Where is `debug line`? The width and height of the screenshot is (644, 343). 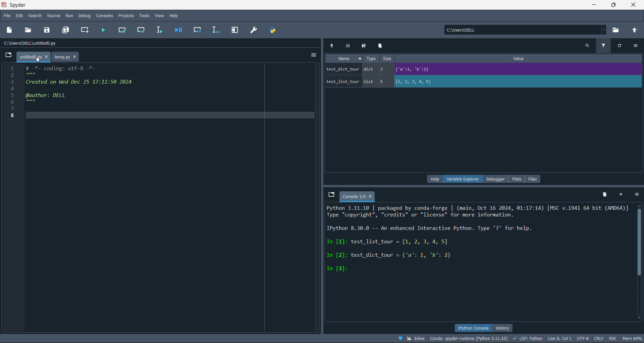 debug line is located at coordinates (214, 29).